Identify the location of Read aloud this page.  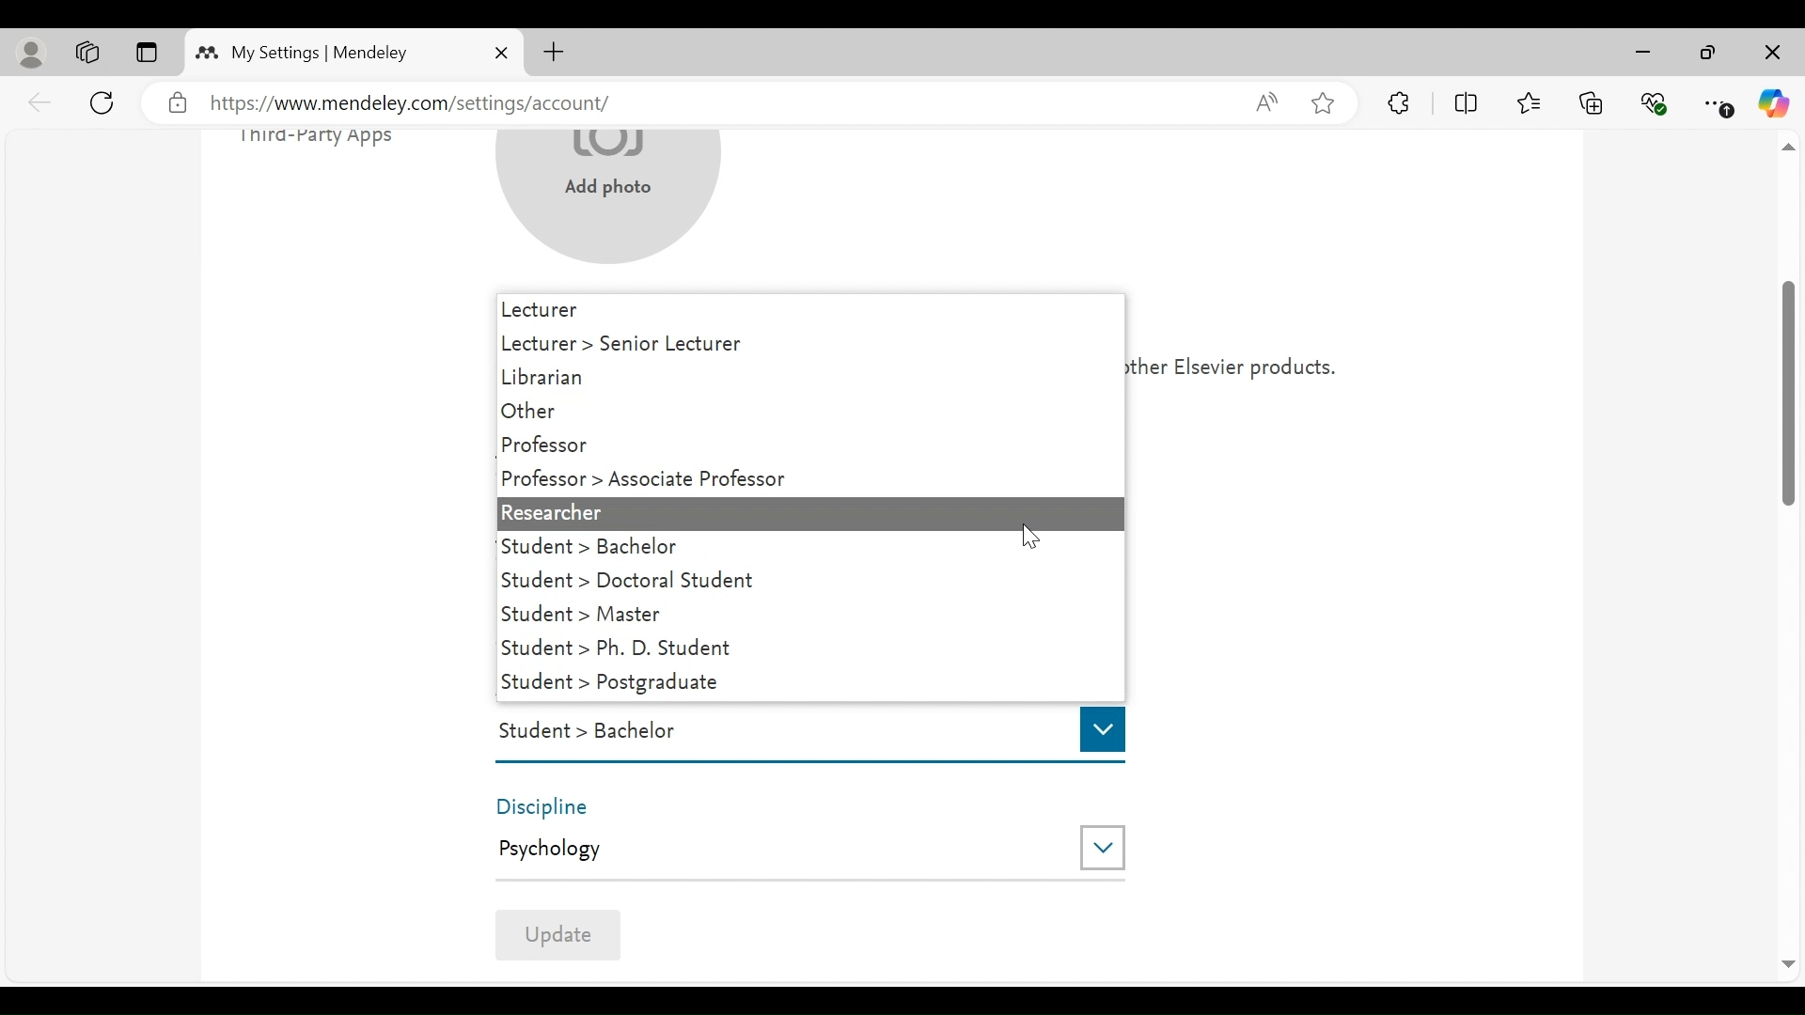
(1266, 101).